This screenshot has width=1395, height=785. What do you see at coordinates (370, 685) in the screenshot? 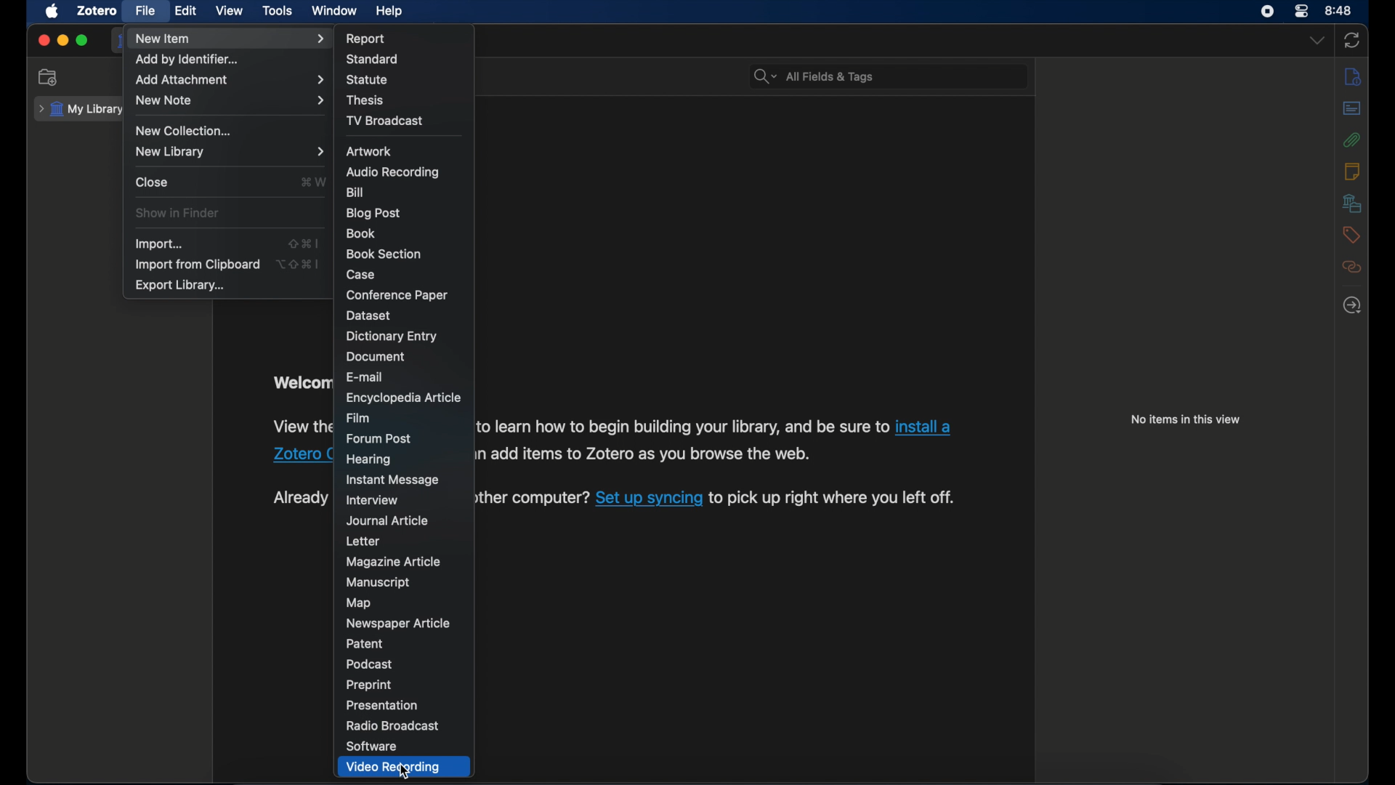
I see `preprint` at bounding box center [370, 685].